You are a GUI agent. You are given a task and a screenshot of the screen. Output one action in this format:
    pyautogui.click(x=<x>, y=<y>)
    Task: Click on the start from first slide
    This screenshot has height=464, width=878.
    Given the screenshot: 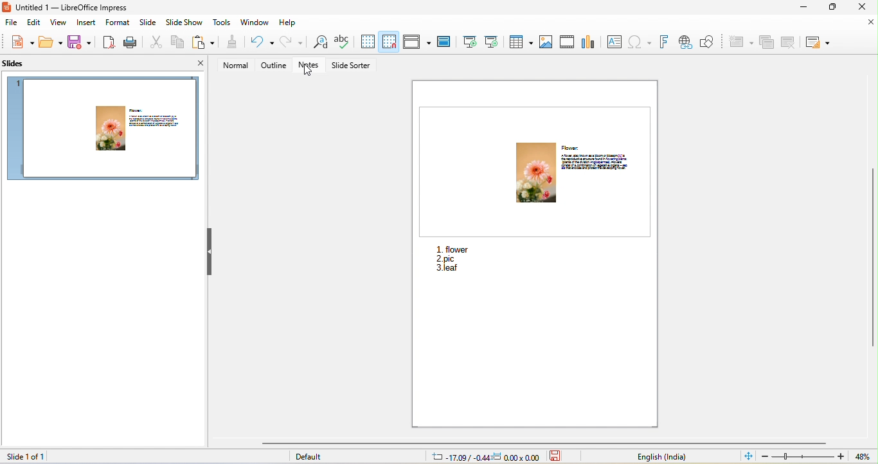 What is the action you would take?
    pyautogui.click(x=467, y=43)
    